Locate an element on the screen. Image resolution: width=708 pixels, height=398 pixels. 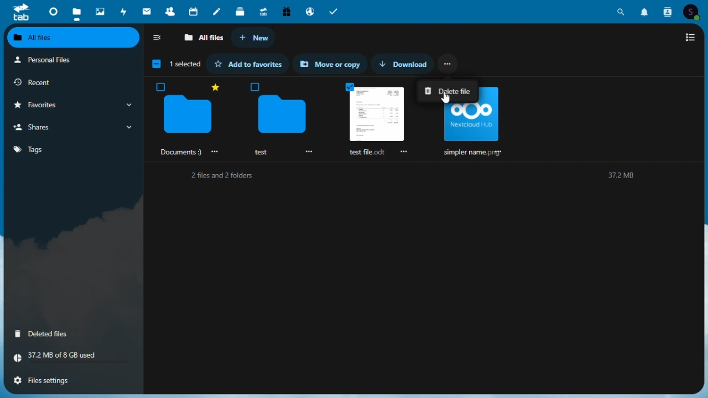
Contacts is located at coordinates (169, 11).